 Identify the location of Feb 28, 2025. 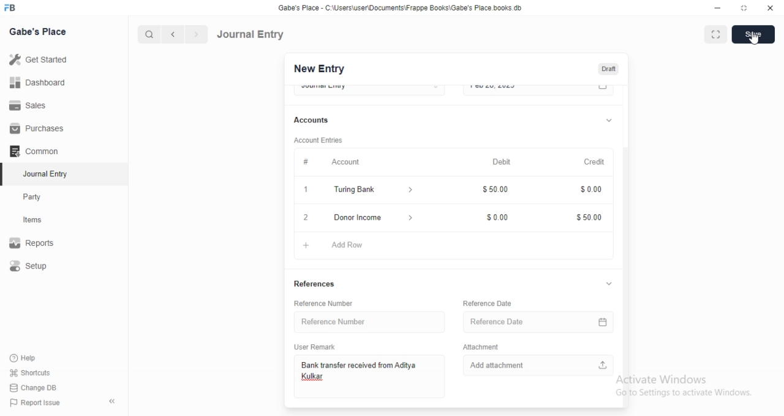
(527, 89).